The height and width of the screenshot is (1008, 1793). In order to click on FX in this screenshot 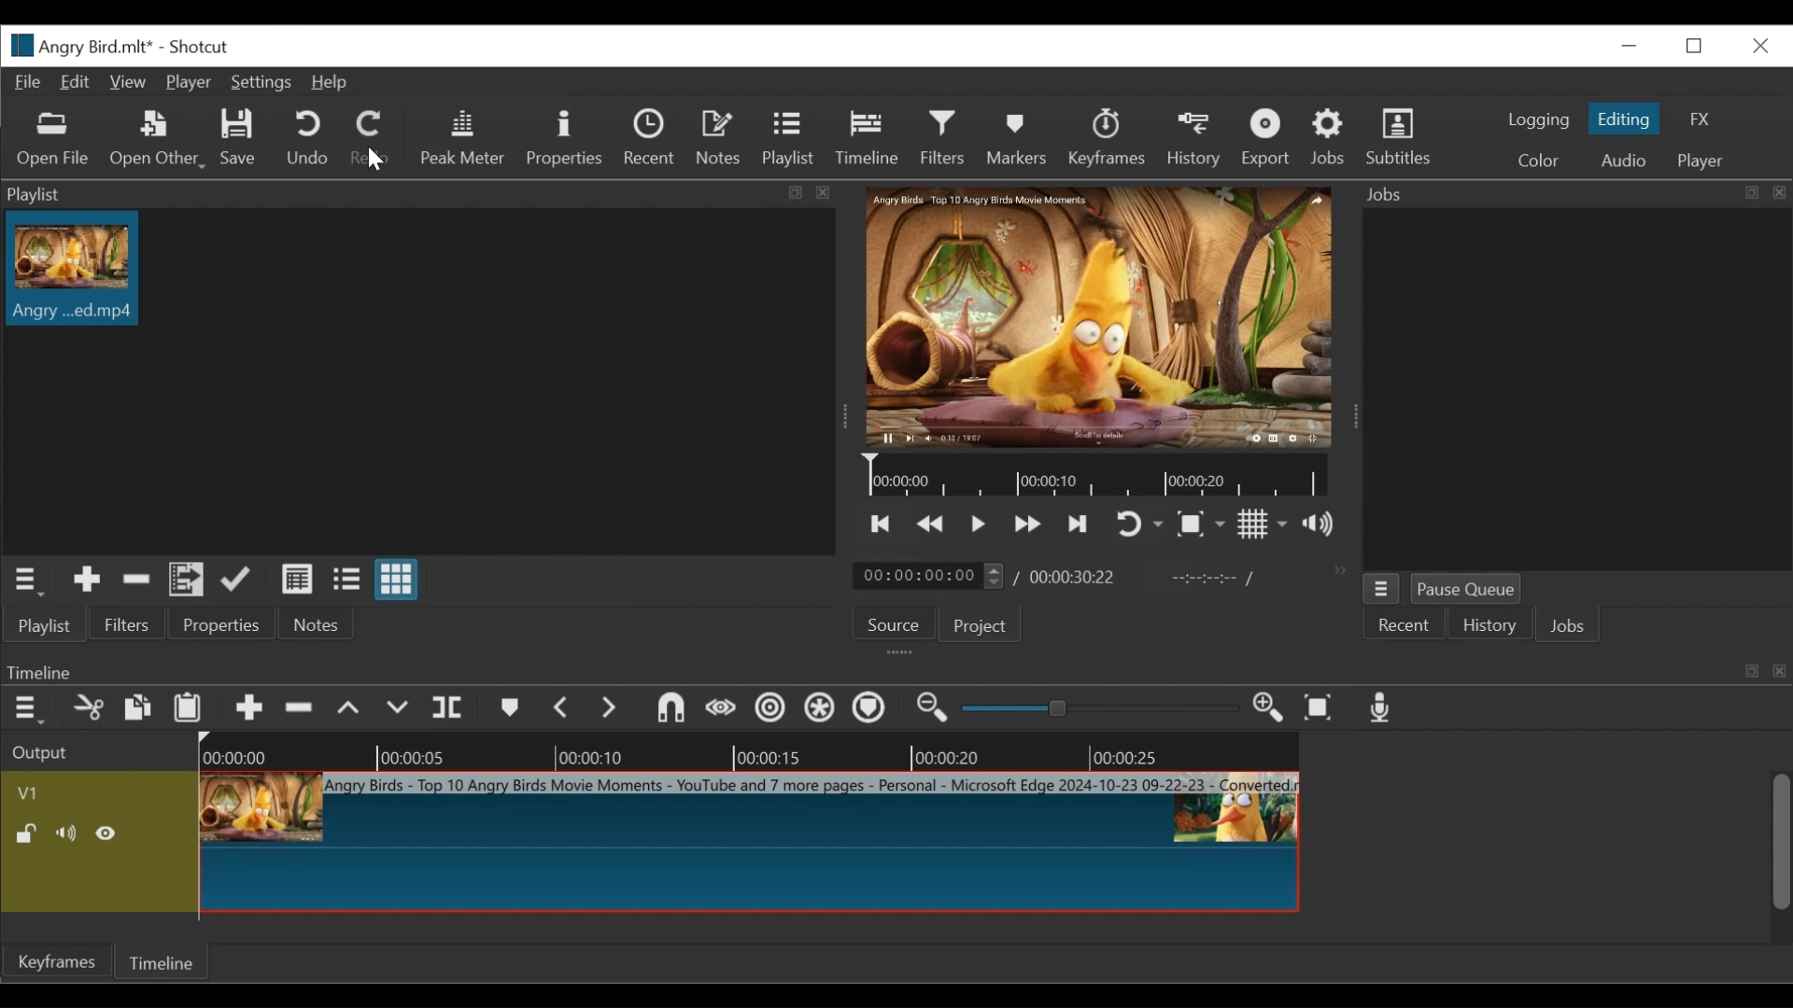, I will do `click(1697, 119)`.